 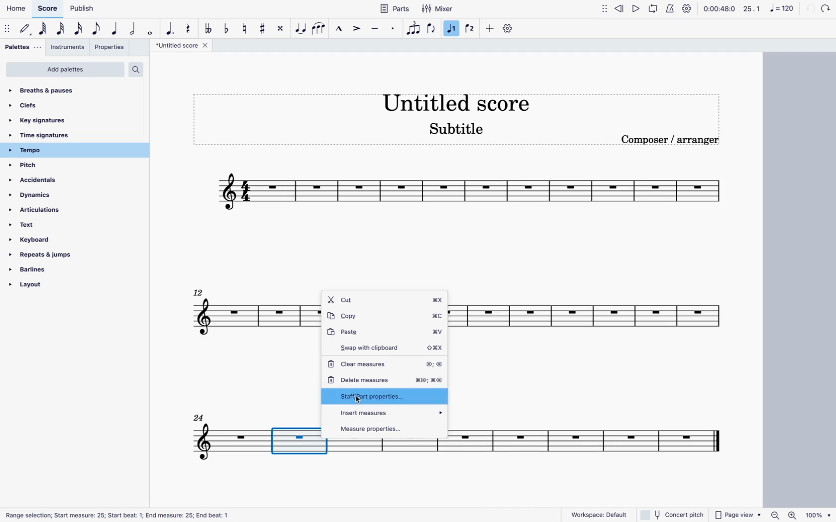 I want to click on cursor, so click(x=358, y=399).